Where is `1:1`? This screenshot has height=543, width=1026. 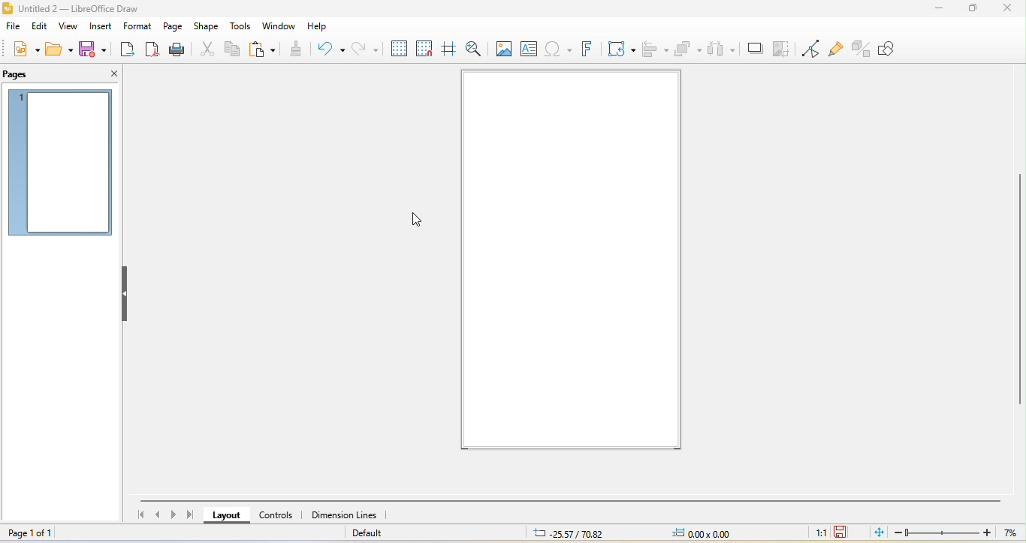 1:1 is located at coordinates (818, 532).